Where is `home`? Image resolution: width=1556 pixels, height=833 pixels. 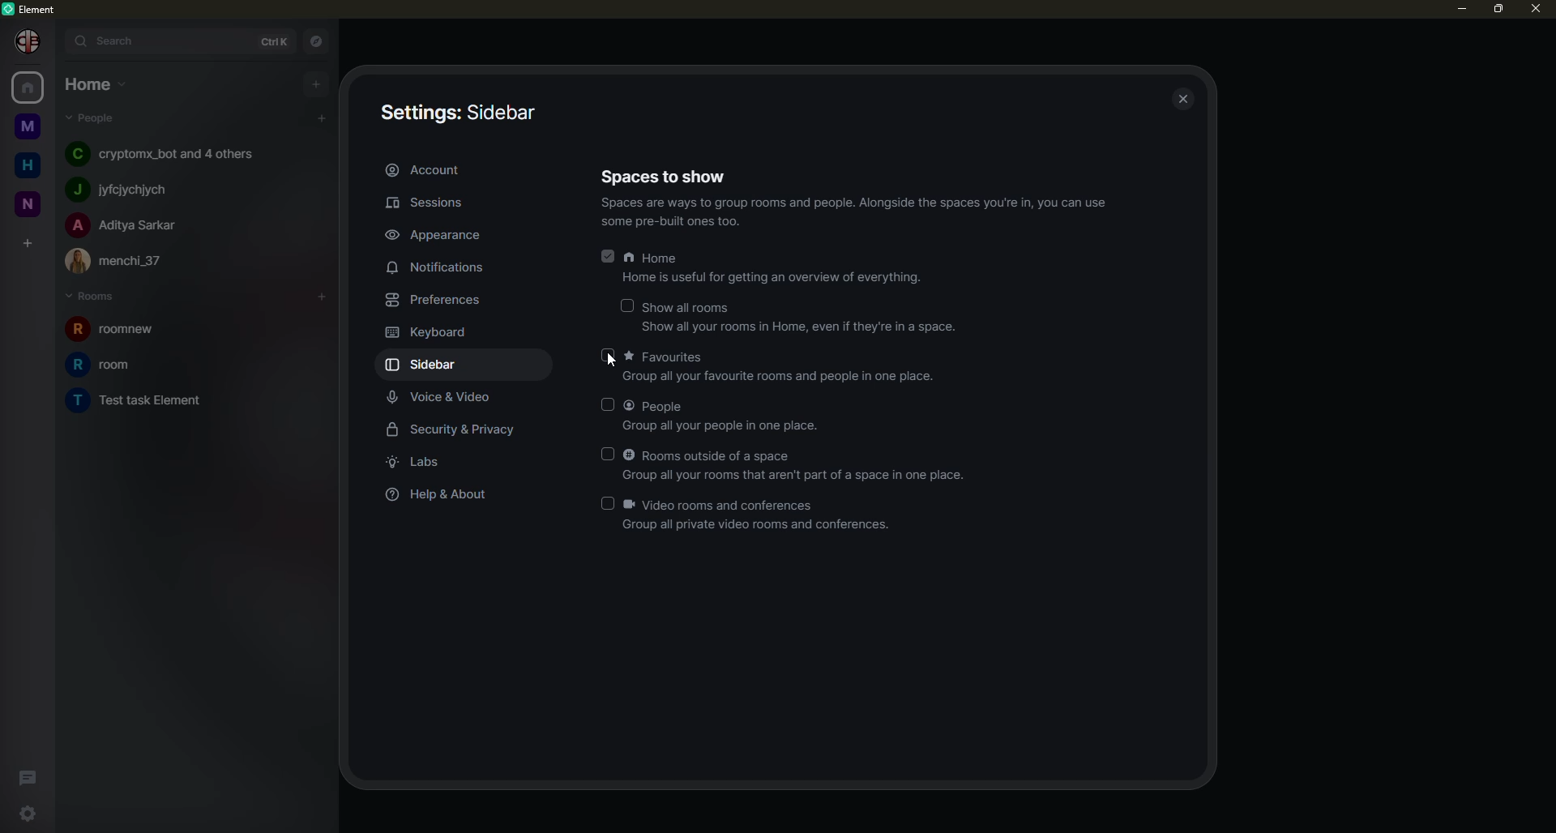
home is located at coordinates (30, 86).